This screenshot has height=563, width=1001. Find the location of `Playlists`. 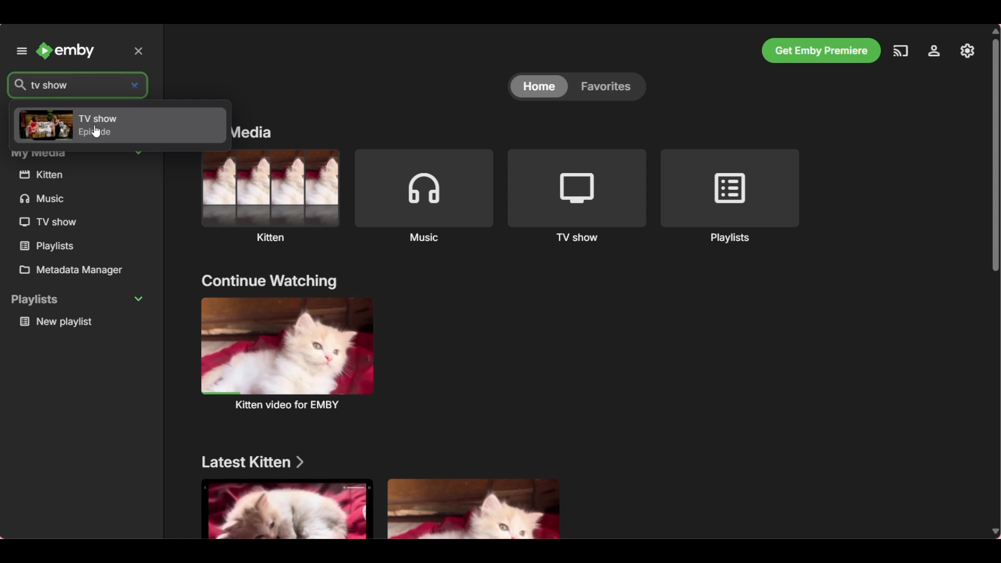

Playlists is located at coordinates (729, 195).